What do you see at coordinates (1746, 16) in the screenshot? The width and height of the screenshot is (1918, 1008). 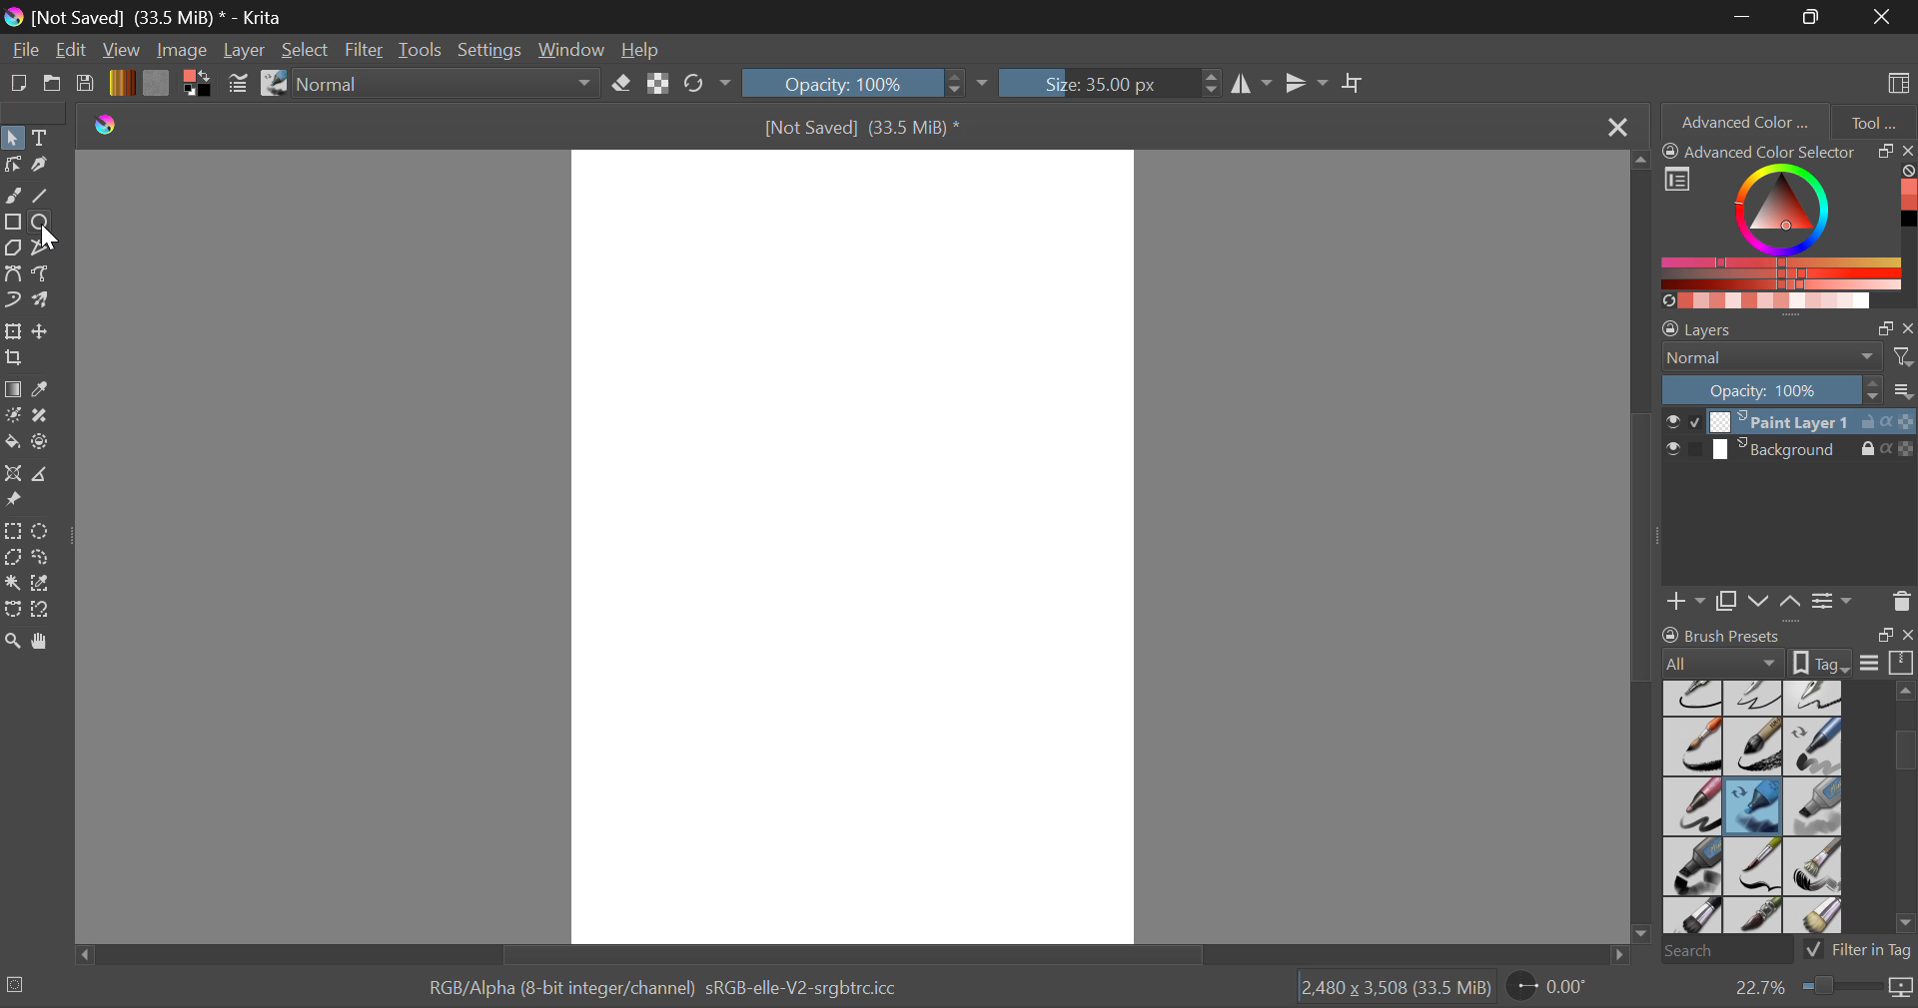 I see `Restore Down` at bounding box center [1746, 16].